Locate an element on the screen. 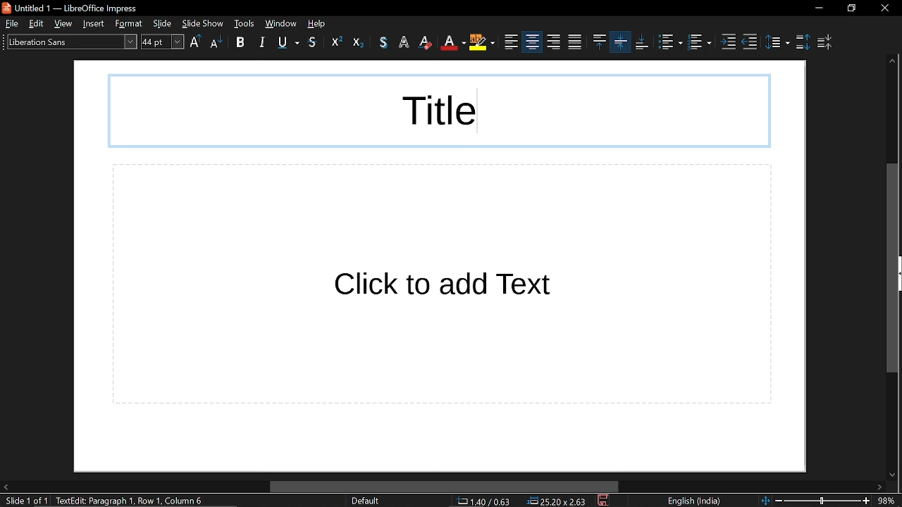 The image size is (902, 507). move right is located at coordinates (879, 487).